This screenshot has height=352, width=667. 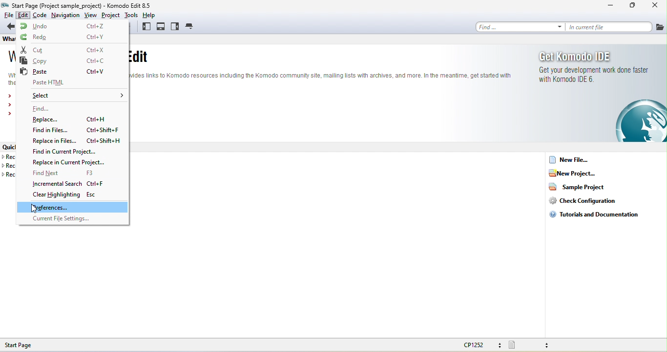 What do you see at coordinates (597, 214) in the screenshot?
I see `tutorials and documentation` at bounding box center [597, 214].